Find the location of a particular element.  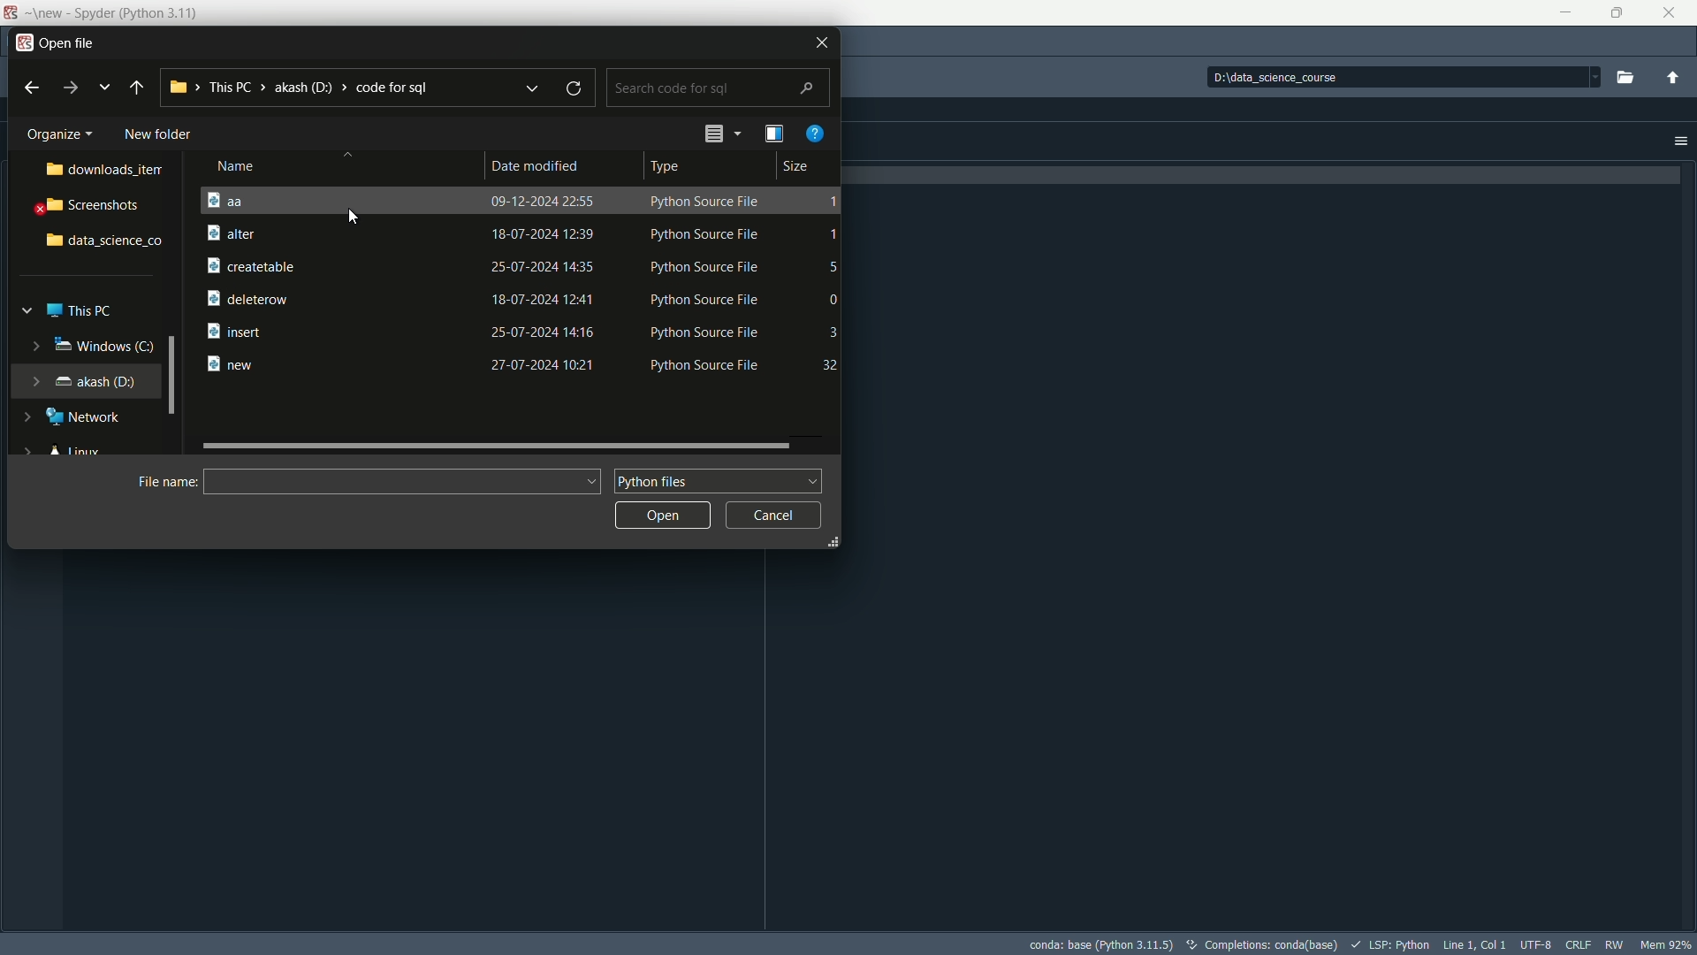

Dropdown is located at coordinates (103, 87).